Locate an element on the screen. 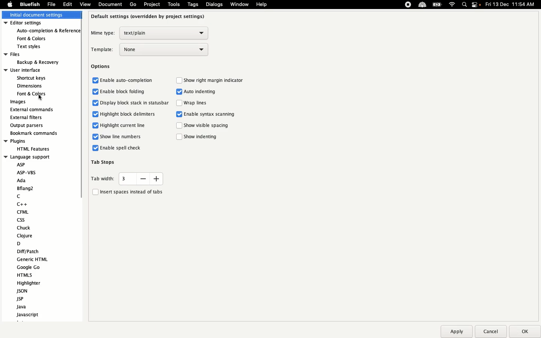 The width and height of the screenshot is (541, 338). Mine type is located at coordinates (149, 33).